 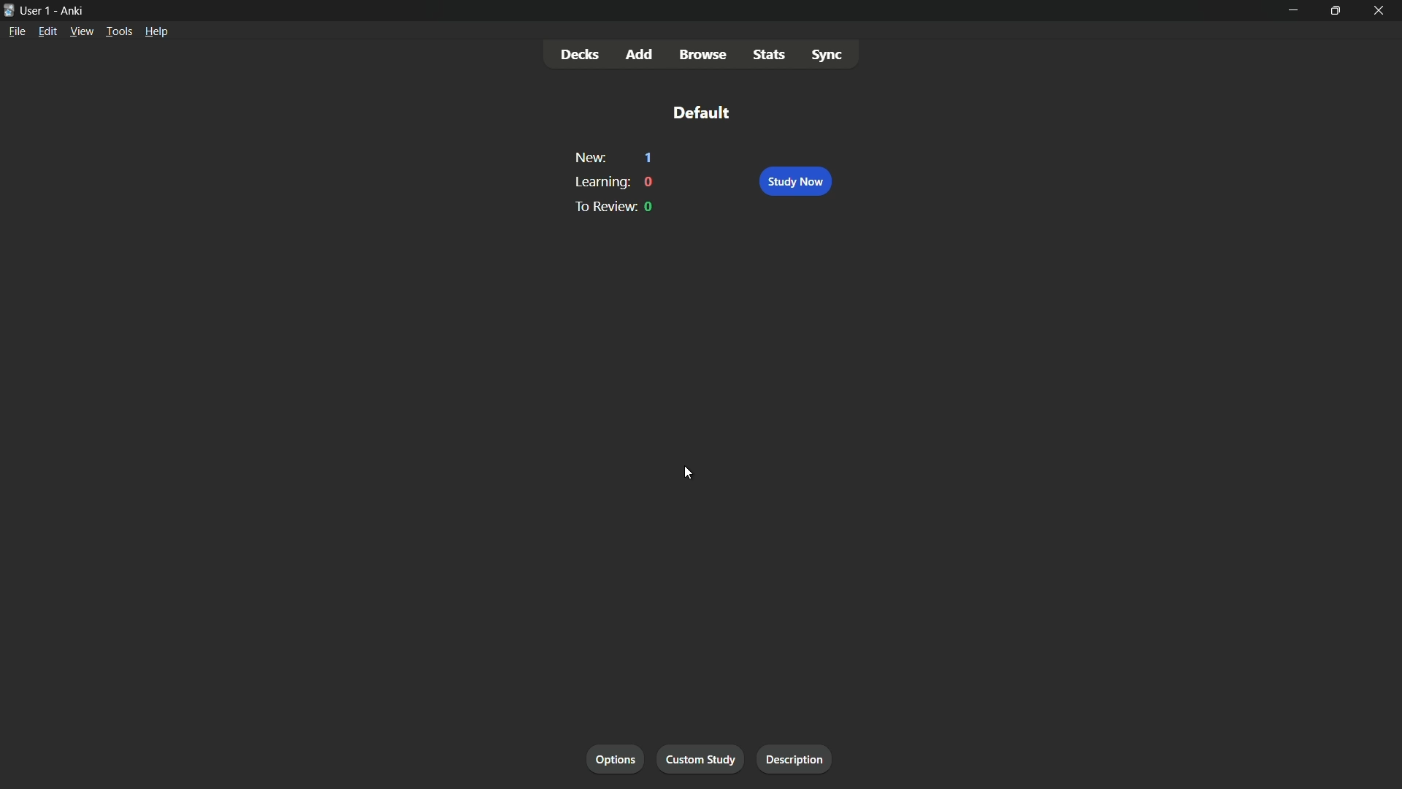 I want to click on to review, so click(x=607, y=206).